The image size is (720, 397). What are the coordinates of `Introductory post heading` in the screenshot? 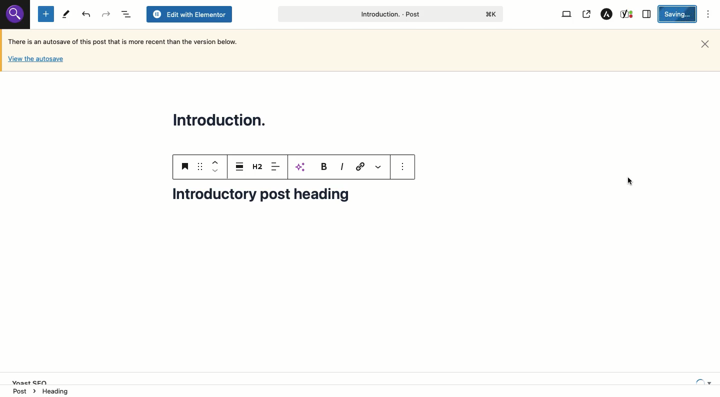 It's located at (268, 199).